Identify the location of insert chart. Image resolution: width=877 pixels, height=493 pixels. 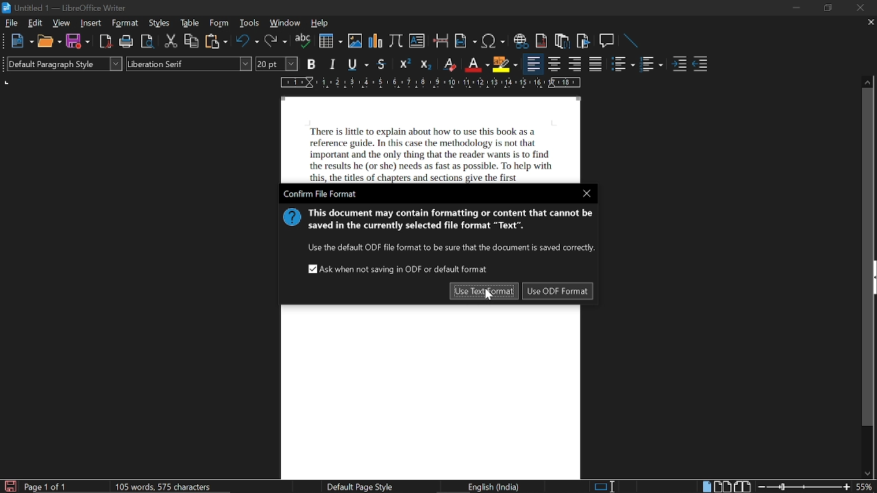
(330, 40).